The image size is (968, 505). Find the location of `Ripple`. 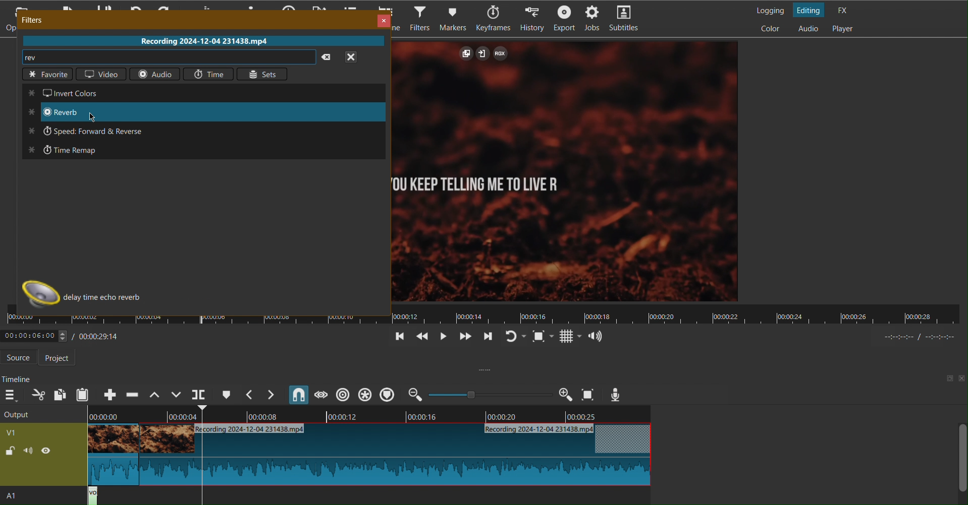

Ripple is located at coordinates (367, 394).